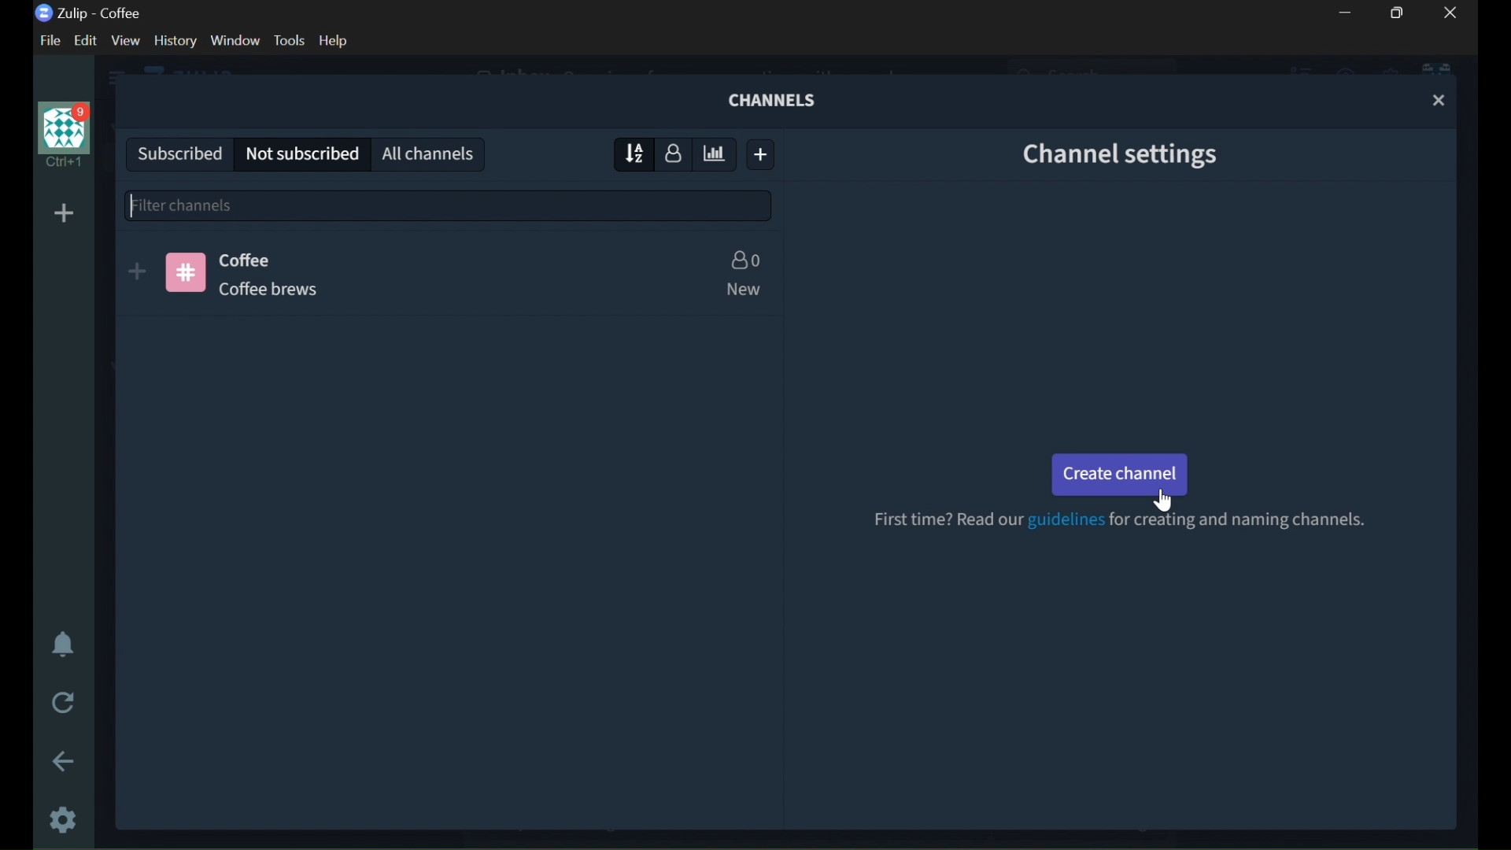 This screenshot has height=850, width=1511. I want to click on NEW, so click(741, 290).